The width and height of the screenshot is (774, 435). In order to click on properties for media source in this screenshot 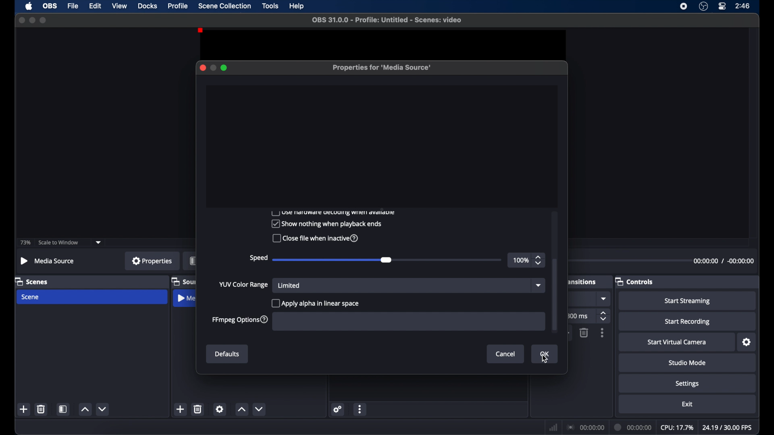, I will do `click(383, 68)`.